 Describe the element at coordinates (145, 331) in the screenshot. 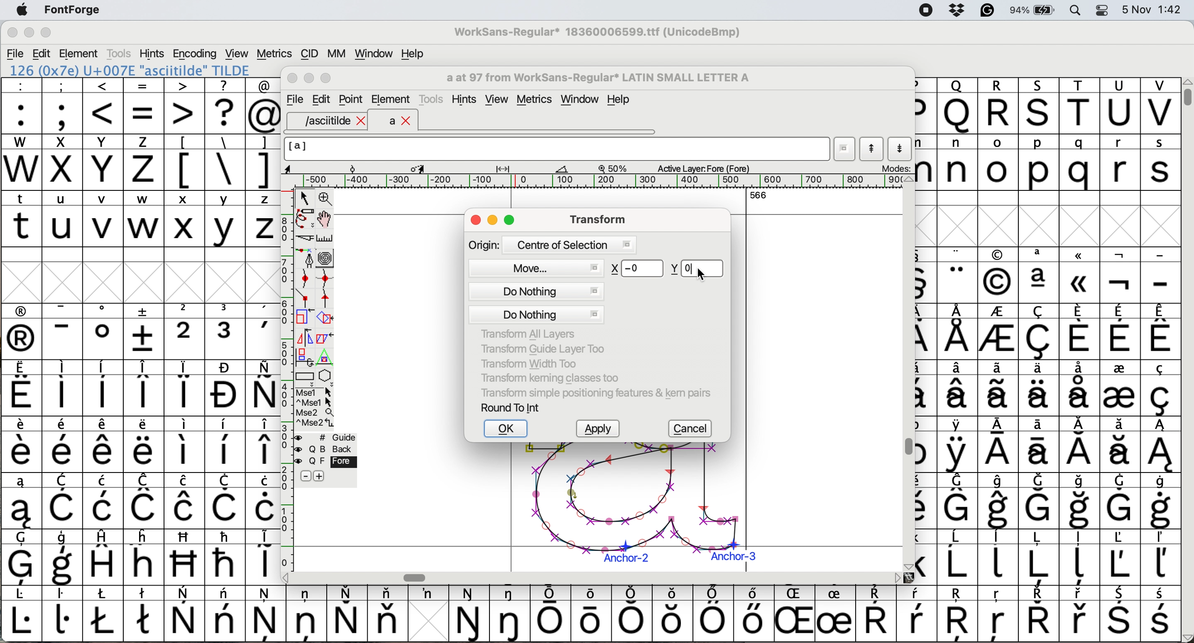

I see `symbol` at that location.